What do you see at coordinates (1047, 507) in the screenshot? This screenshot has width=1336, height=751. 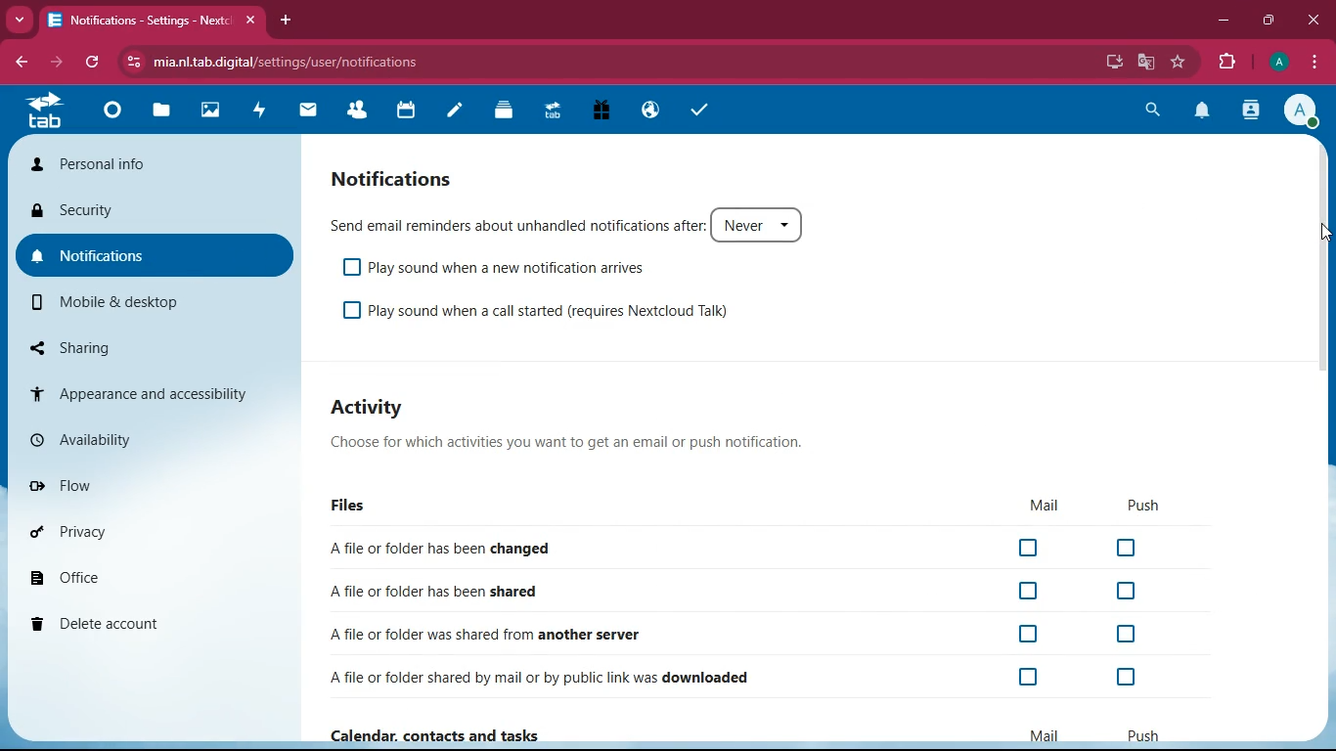 I see `mail` at bounding box center [1047, 507].